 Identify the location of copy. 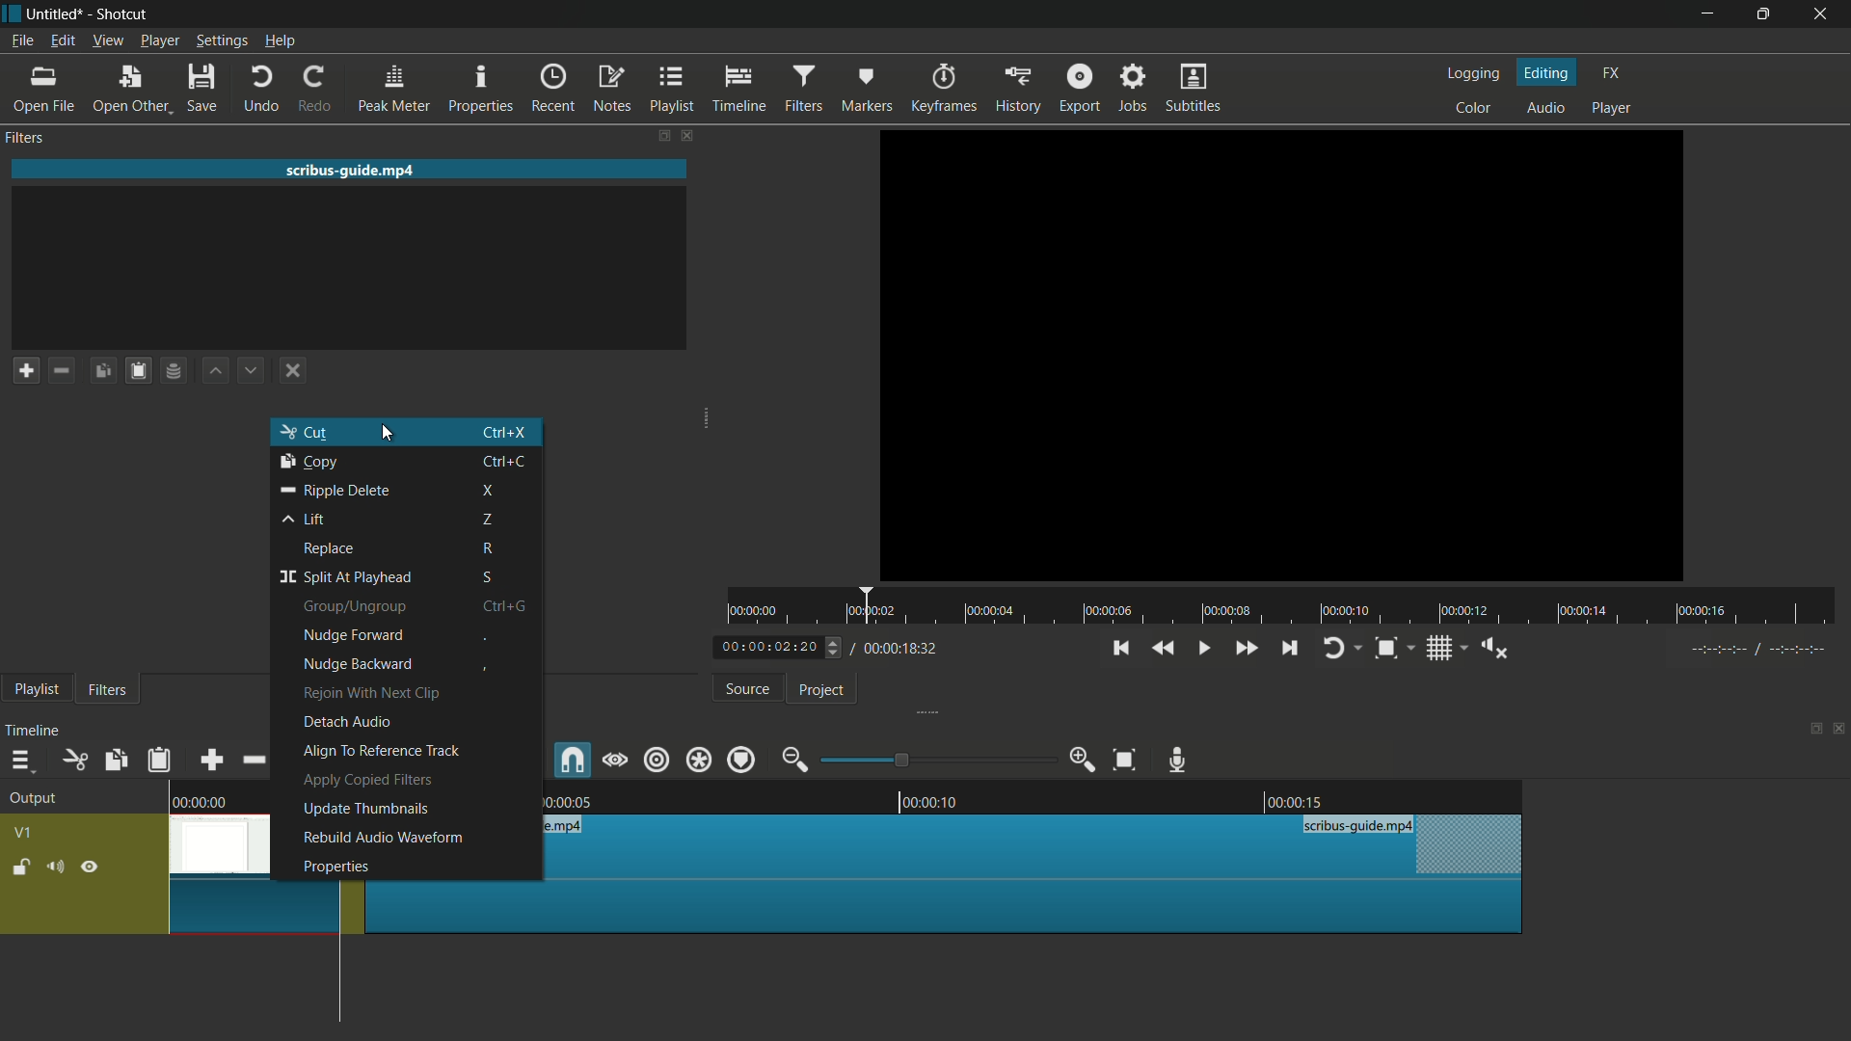
(115, 761).